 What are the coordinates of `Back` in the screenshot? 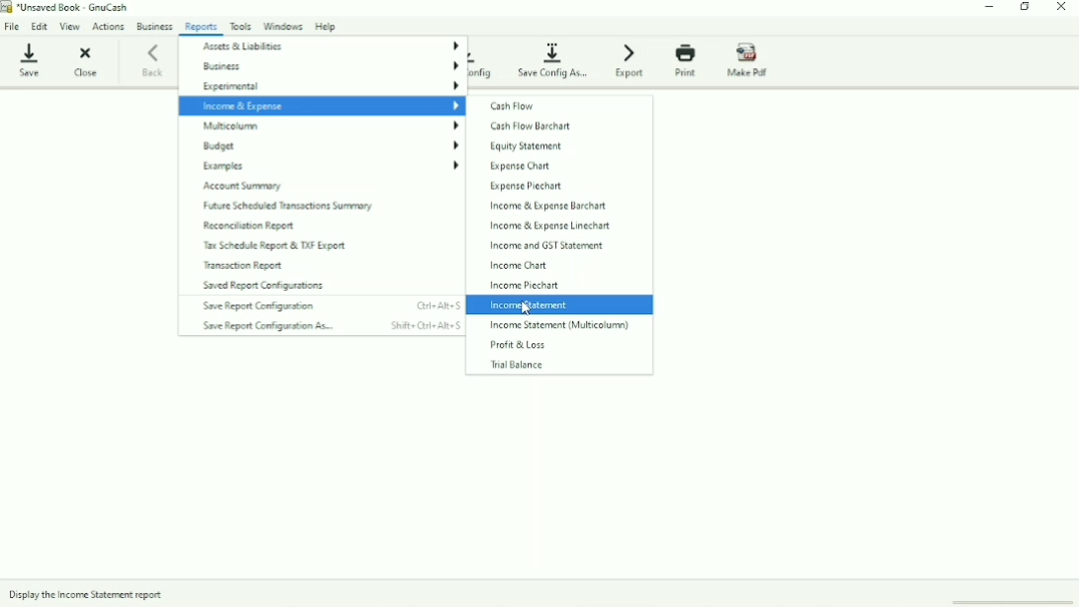 It's located at (155, 59).